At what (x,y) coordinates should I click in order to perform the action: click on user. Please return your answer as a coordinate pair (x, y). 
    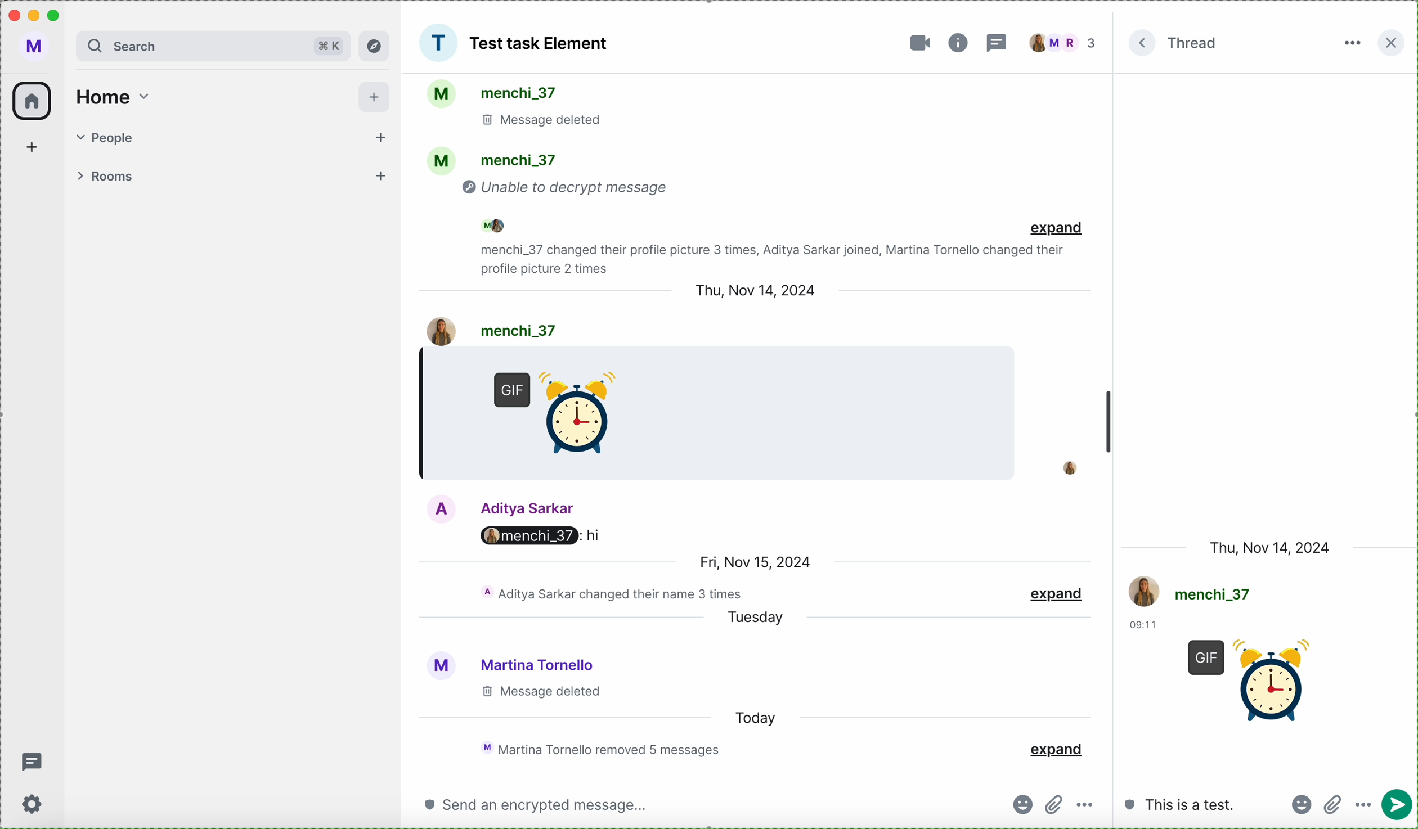
    Looking at the image, I should click on (495, 507).